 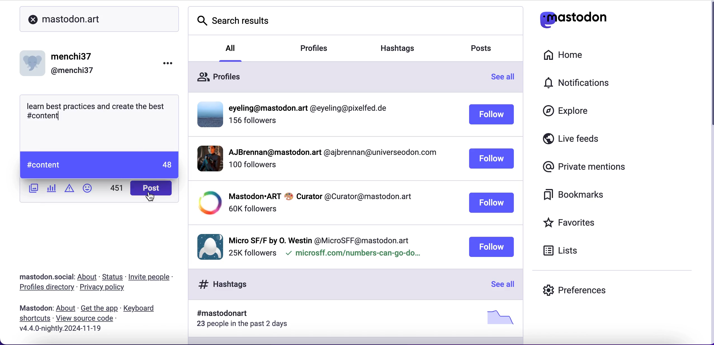 What do you see at coordinates (231, 47) in the screenshot?
I see `all` at bounding box center [231, 47].